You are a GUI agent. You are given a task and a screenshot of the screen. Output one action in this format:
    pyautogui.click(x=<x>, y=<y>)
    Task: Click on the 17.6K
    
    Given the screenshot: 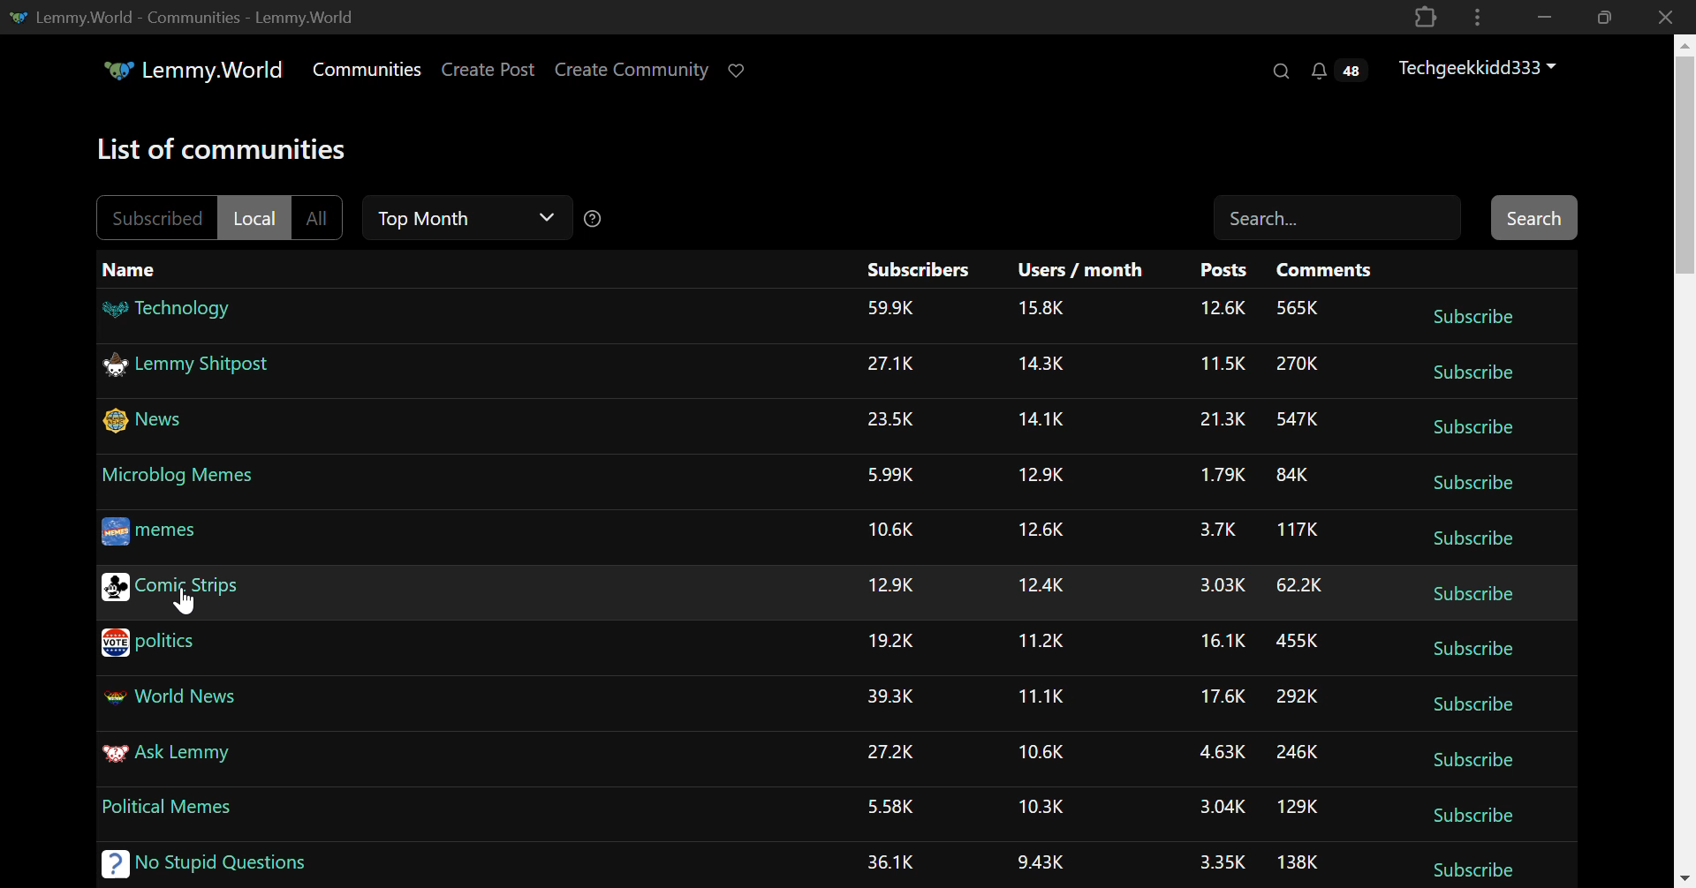 What is the action you would take?
    pyautogui.click(x=1223, y=697)
    